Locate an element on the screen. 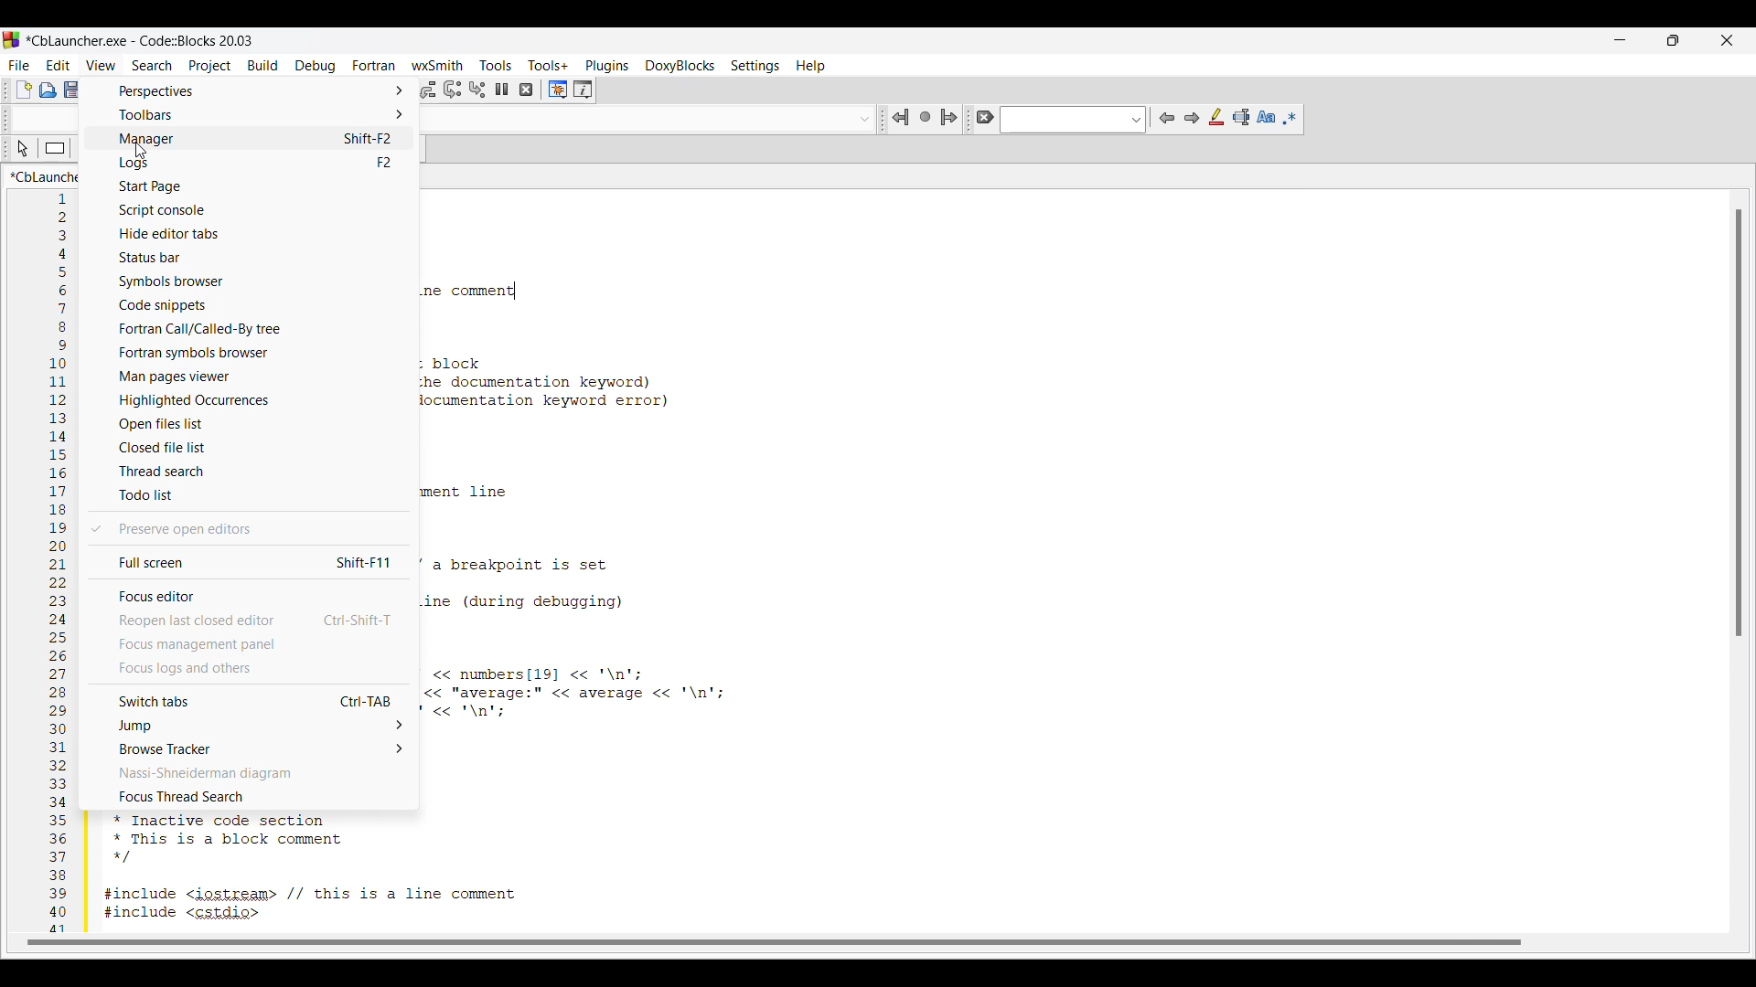 The height and width of the screenshot is (987, 1756). Toolbar options is located at coordinates (247, 114).